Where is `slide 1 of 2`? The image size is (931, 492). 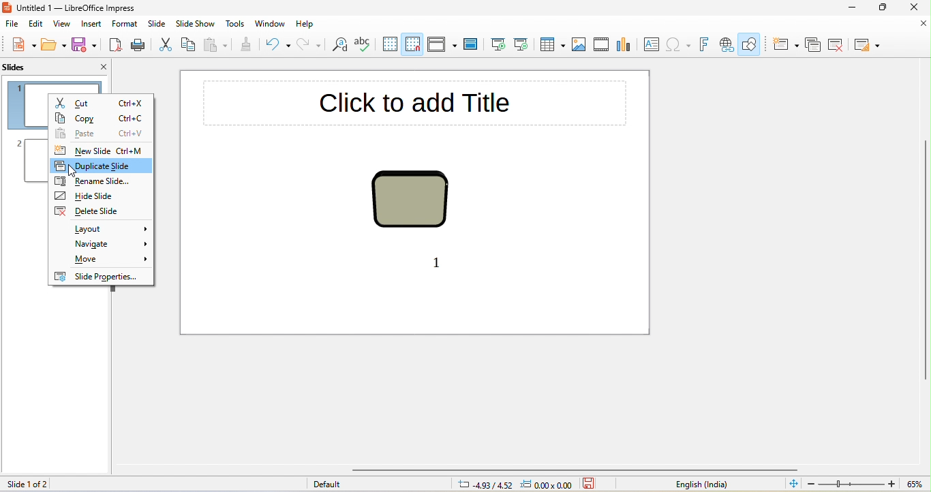 slide 1 of 2 is located at coordinates (51, 485).